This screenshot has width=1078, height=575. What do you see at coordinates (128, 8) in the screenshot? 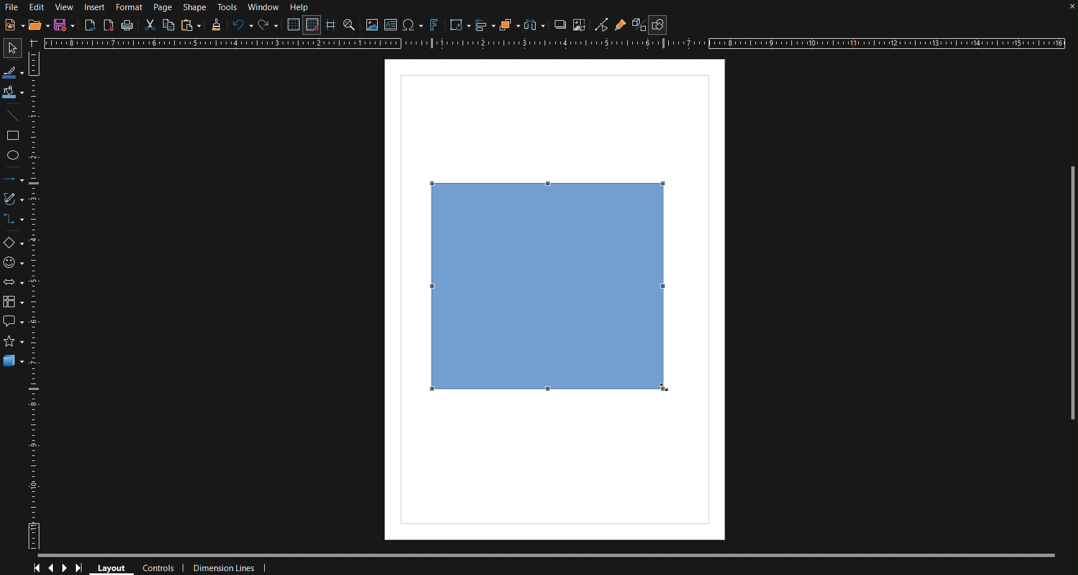
I see `Format` at bounding box center [128, 8].